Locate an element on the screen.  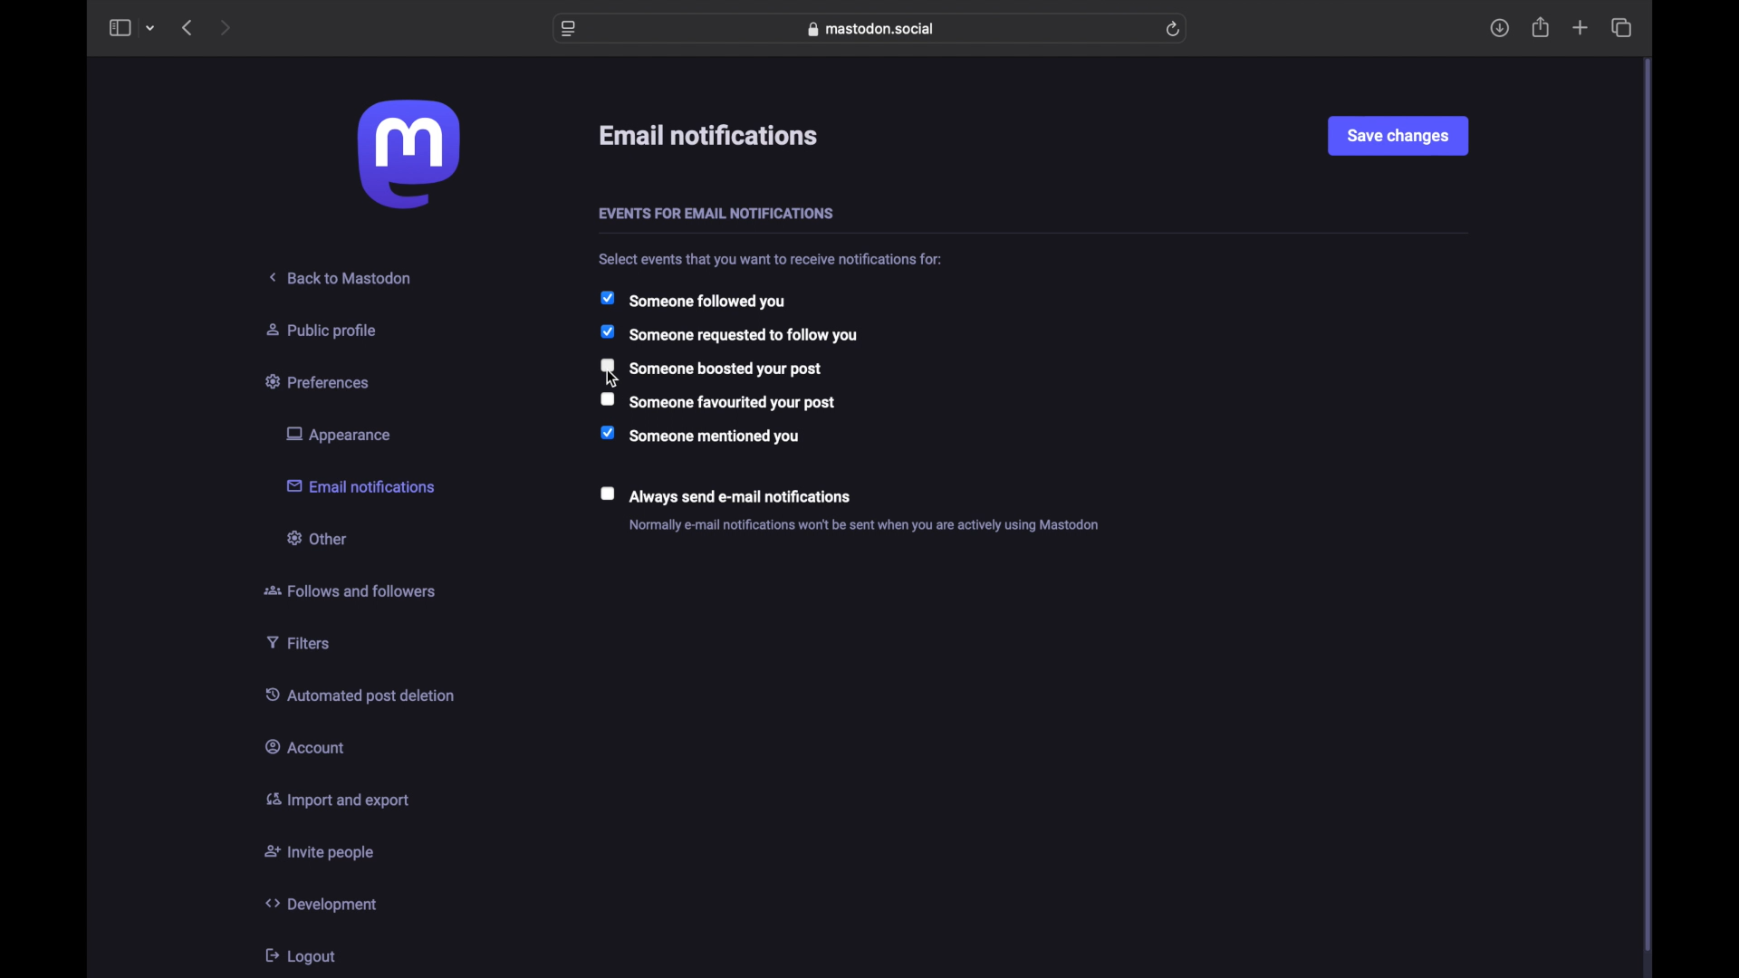
sidebar is located at coordinates (119, 27).